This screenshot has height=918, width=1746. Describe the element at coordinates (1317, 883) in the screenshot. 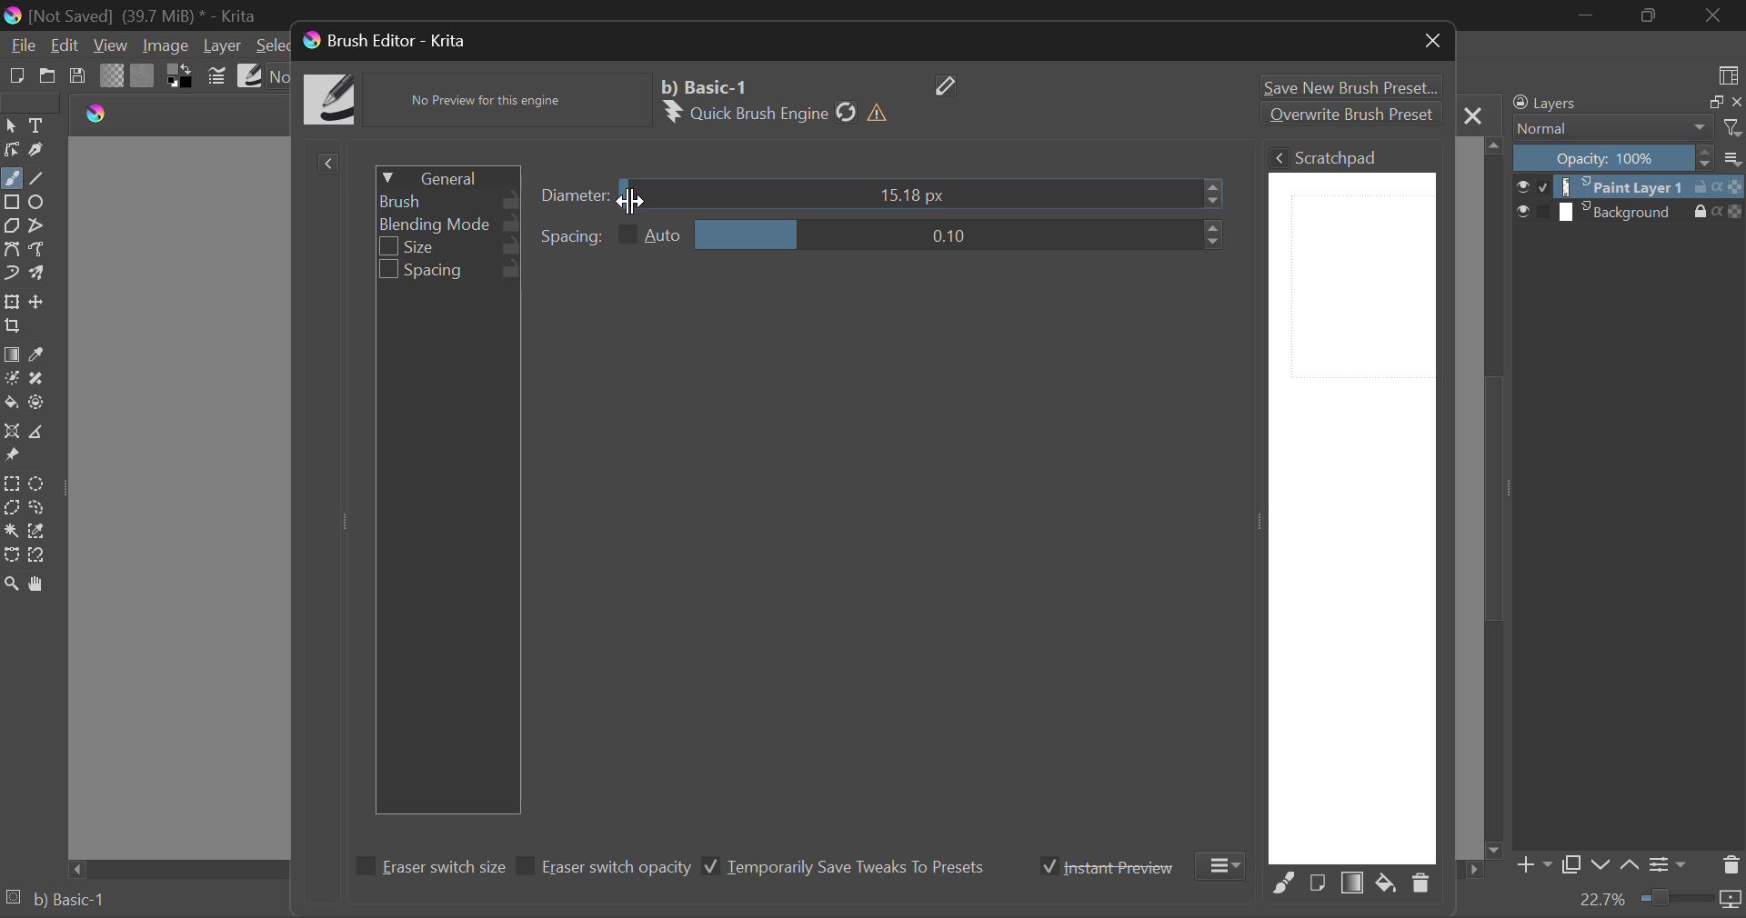

I see `Fill area with current Image` at that location.